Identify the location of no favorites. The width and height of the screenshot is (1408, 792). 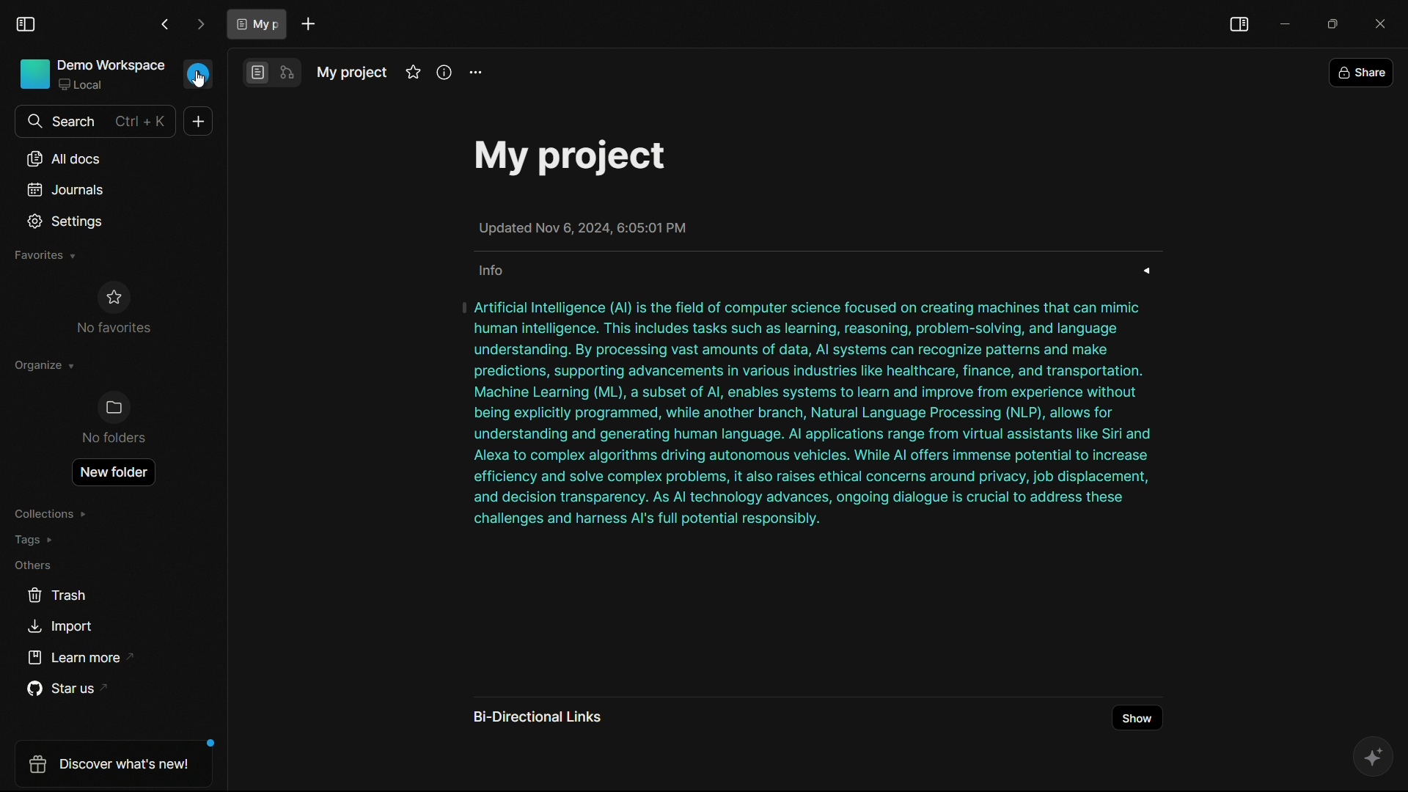
(114, 311).